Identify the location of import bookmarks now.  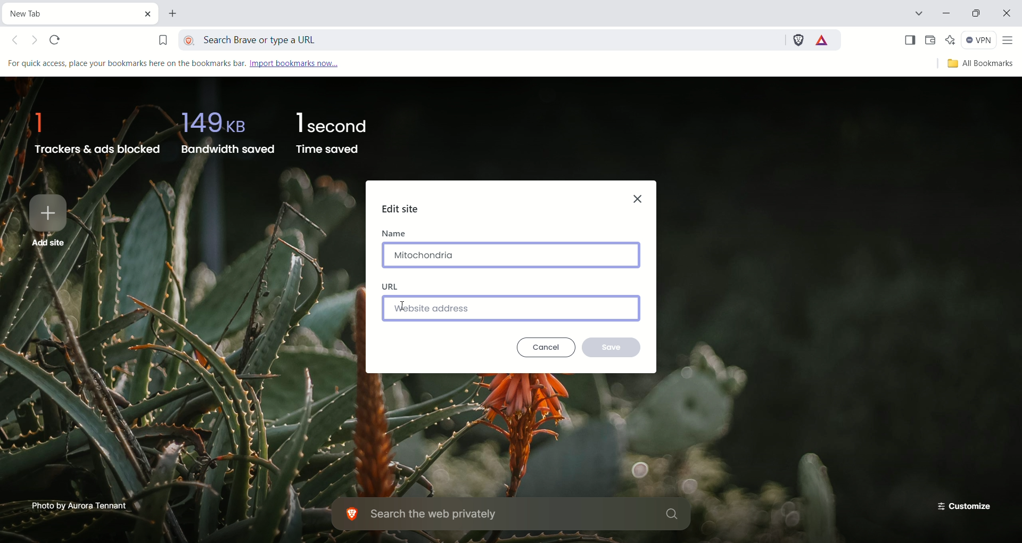
(304, 63).